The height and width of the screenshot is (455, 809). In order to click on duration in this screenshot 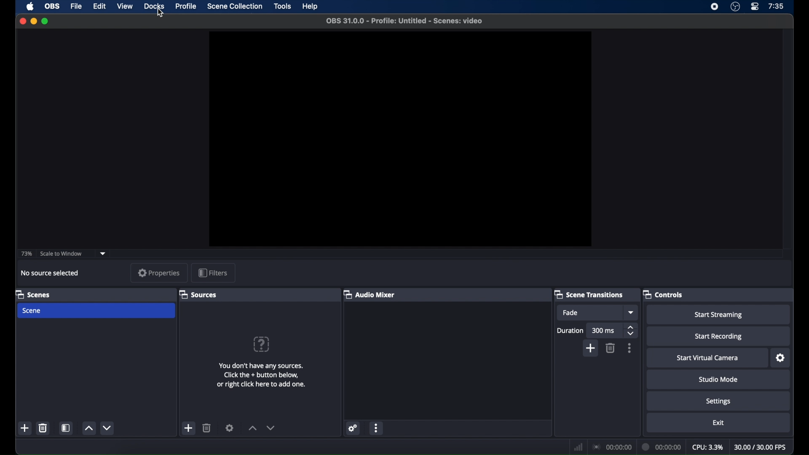, I will do `click(662, 447)`.